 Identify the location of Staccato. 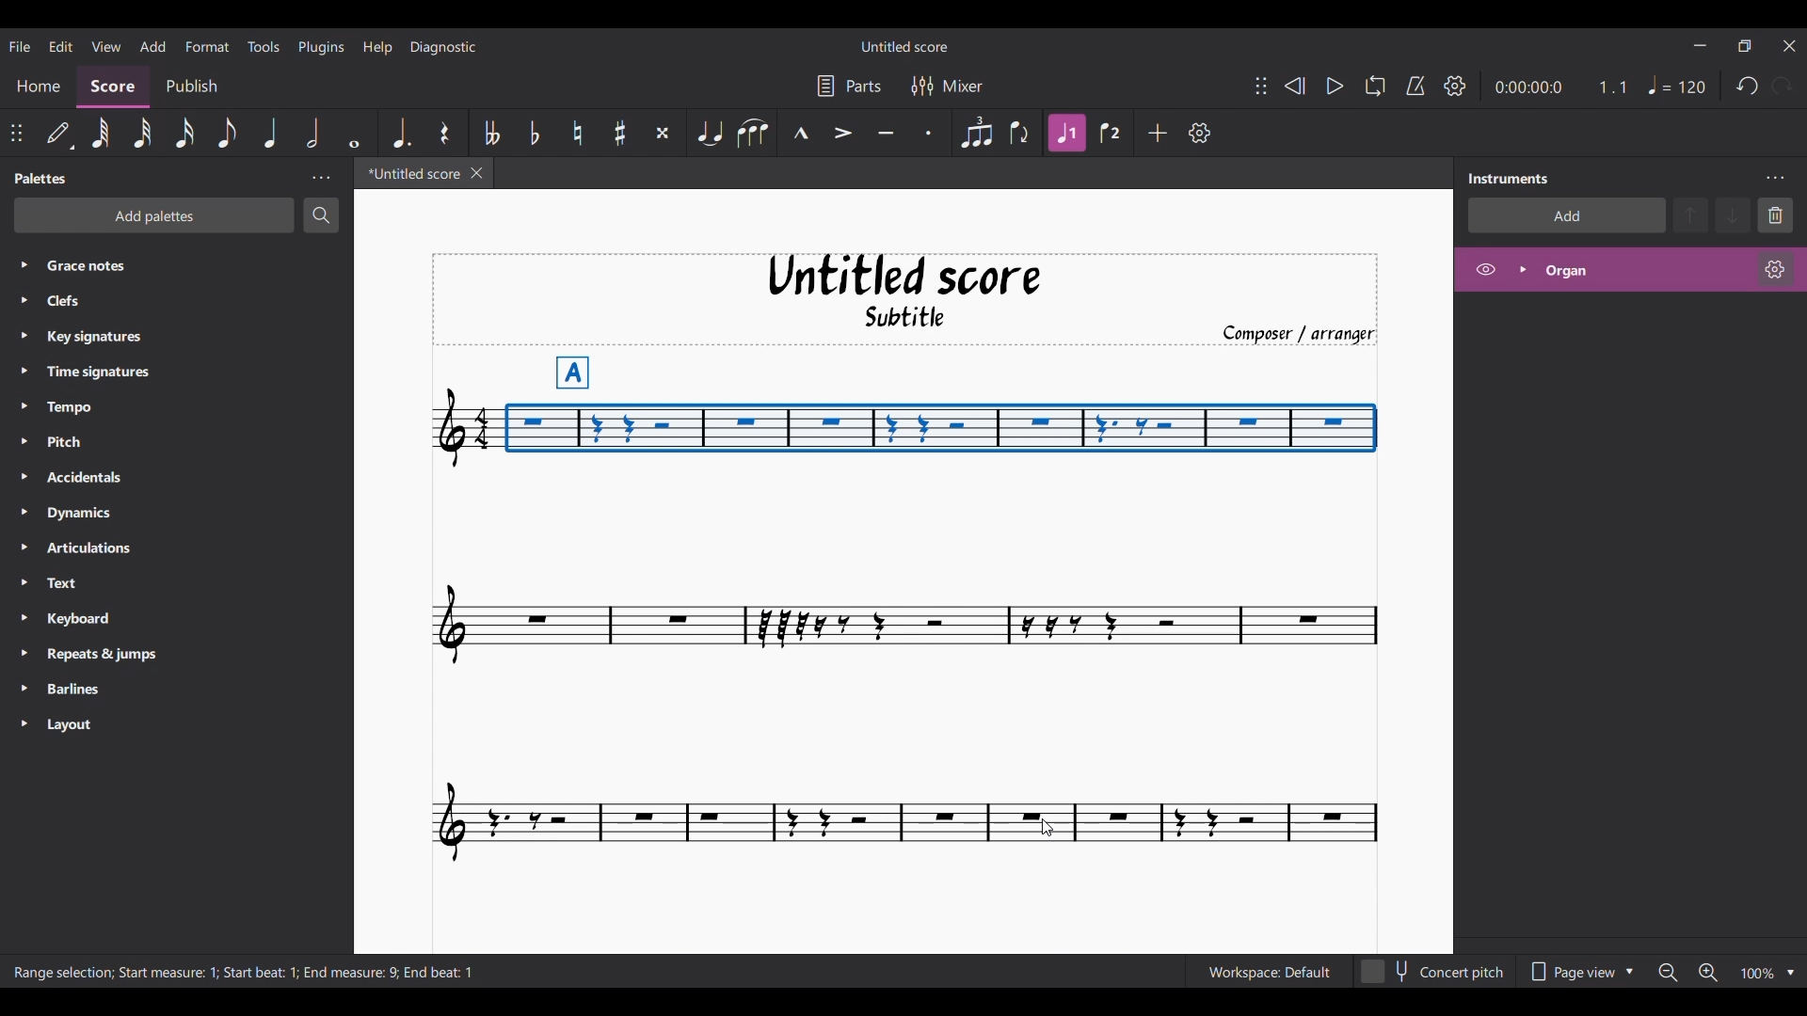
(927, 133).